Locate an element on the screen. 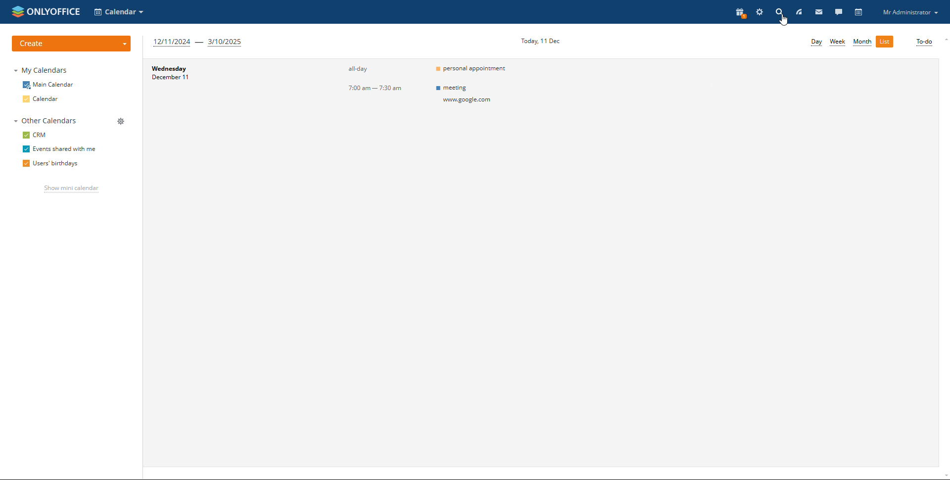 This screenshot has width=950, height=480. manage is located at coordinates (120, 122).